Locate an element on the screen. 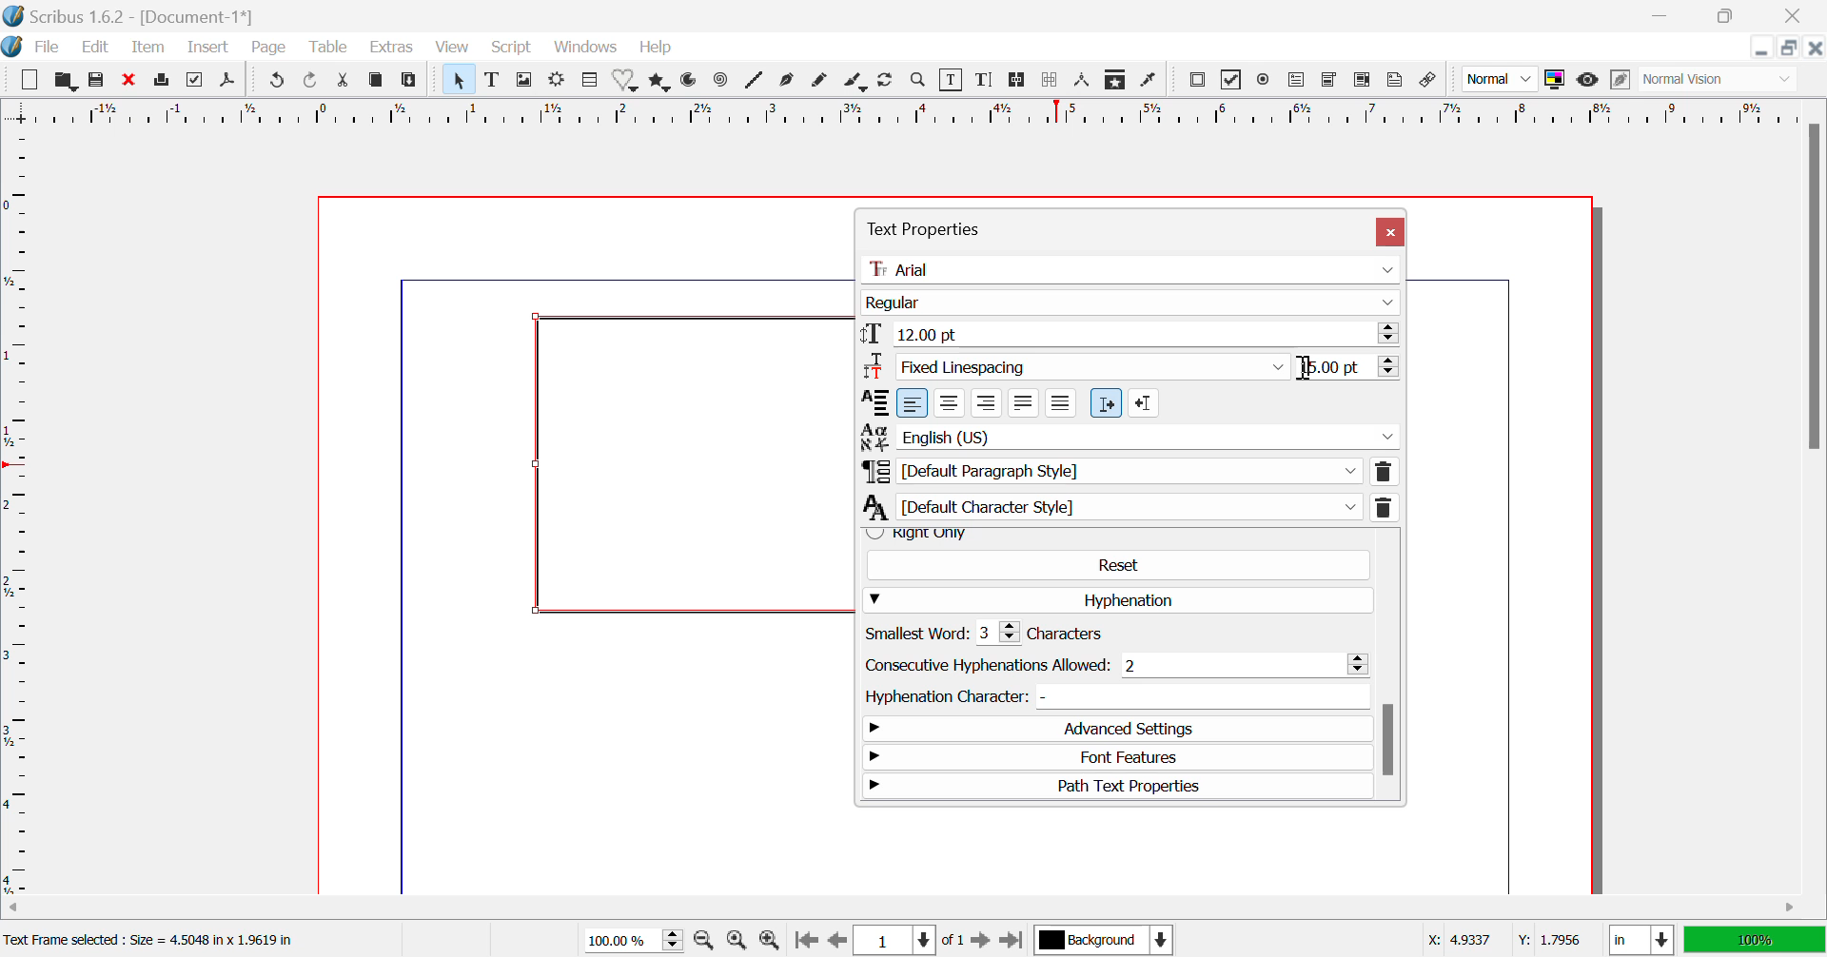 The width and height of the screenshot is (1827, 957). PDF checkbox is located at coordinates (1232, 79).